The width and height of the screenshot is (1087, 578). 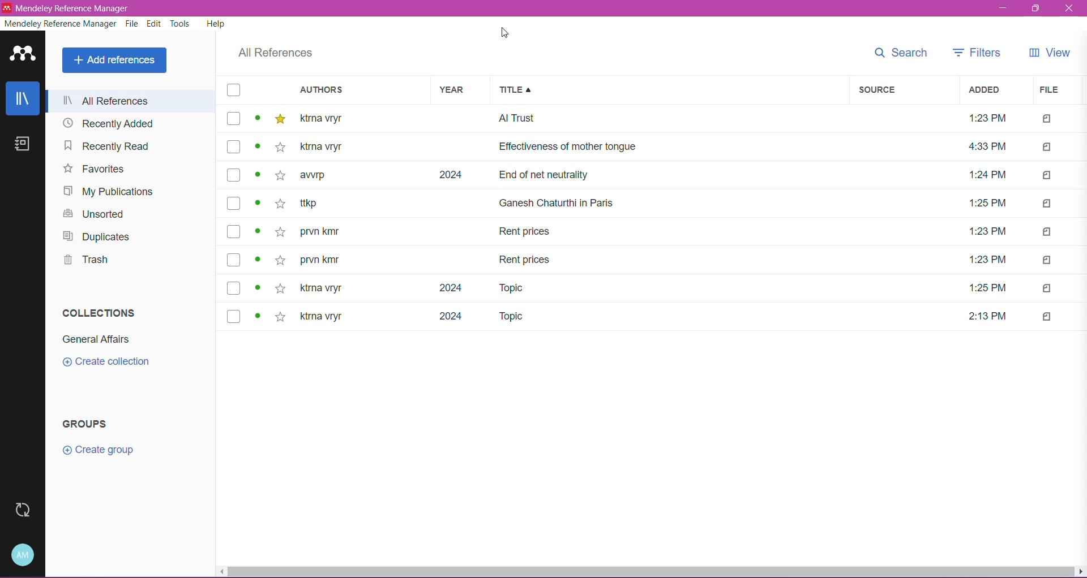 I want to click on Favorites, so click(x=93, y=170).